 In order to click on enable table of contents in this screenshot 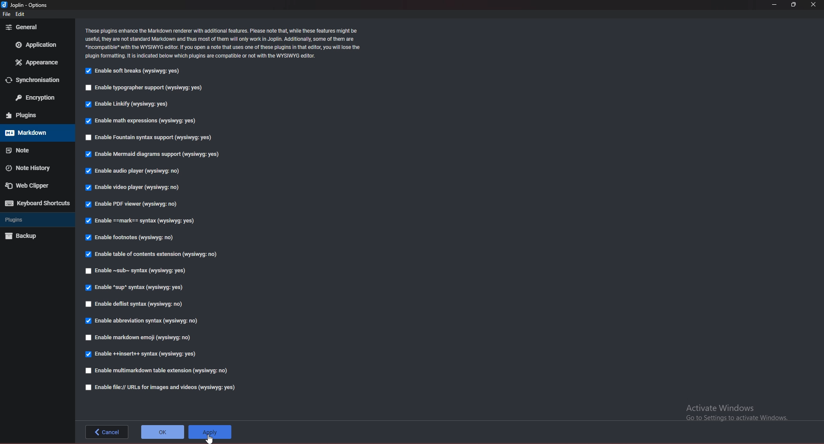, I will do `click(154, 254)`.